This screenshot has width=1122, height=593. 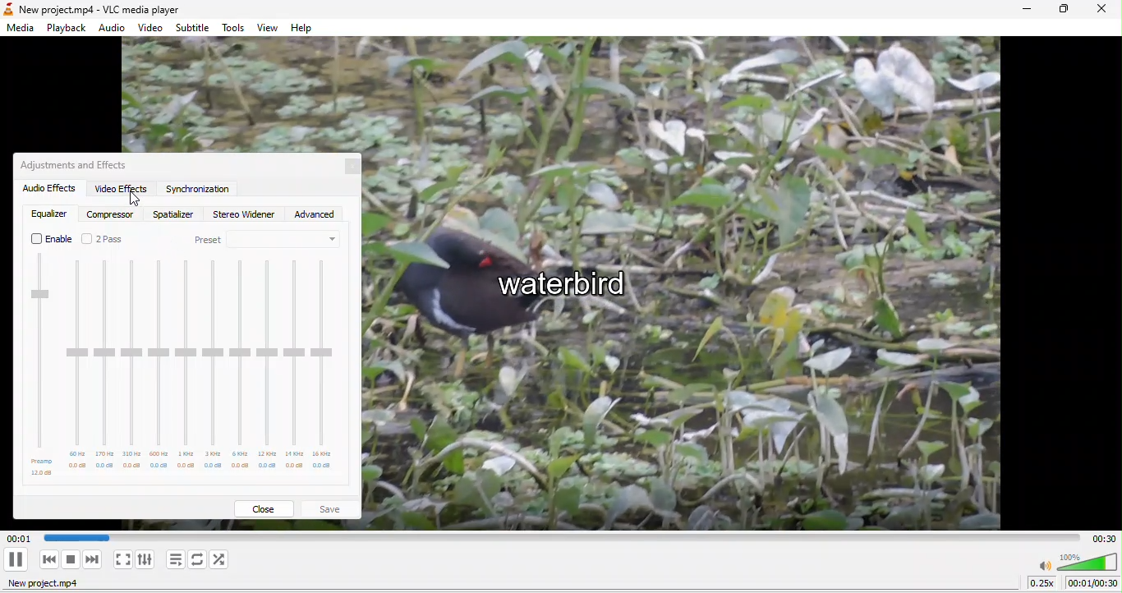 I want to click on cursor movement, so click(x=136, y=200).